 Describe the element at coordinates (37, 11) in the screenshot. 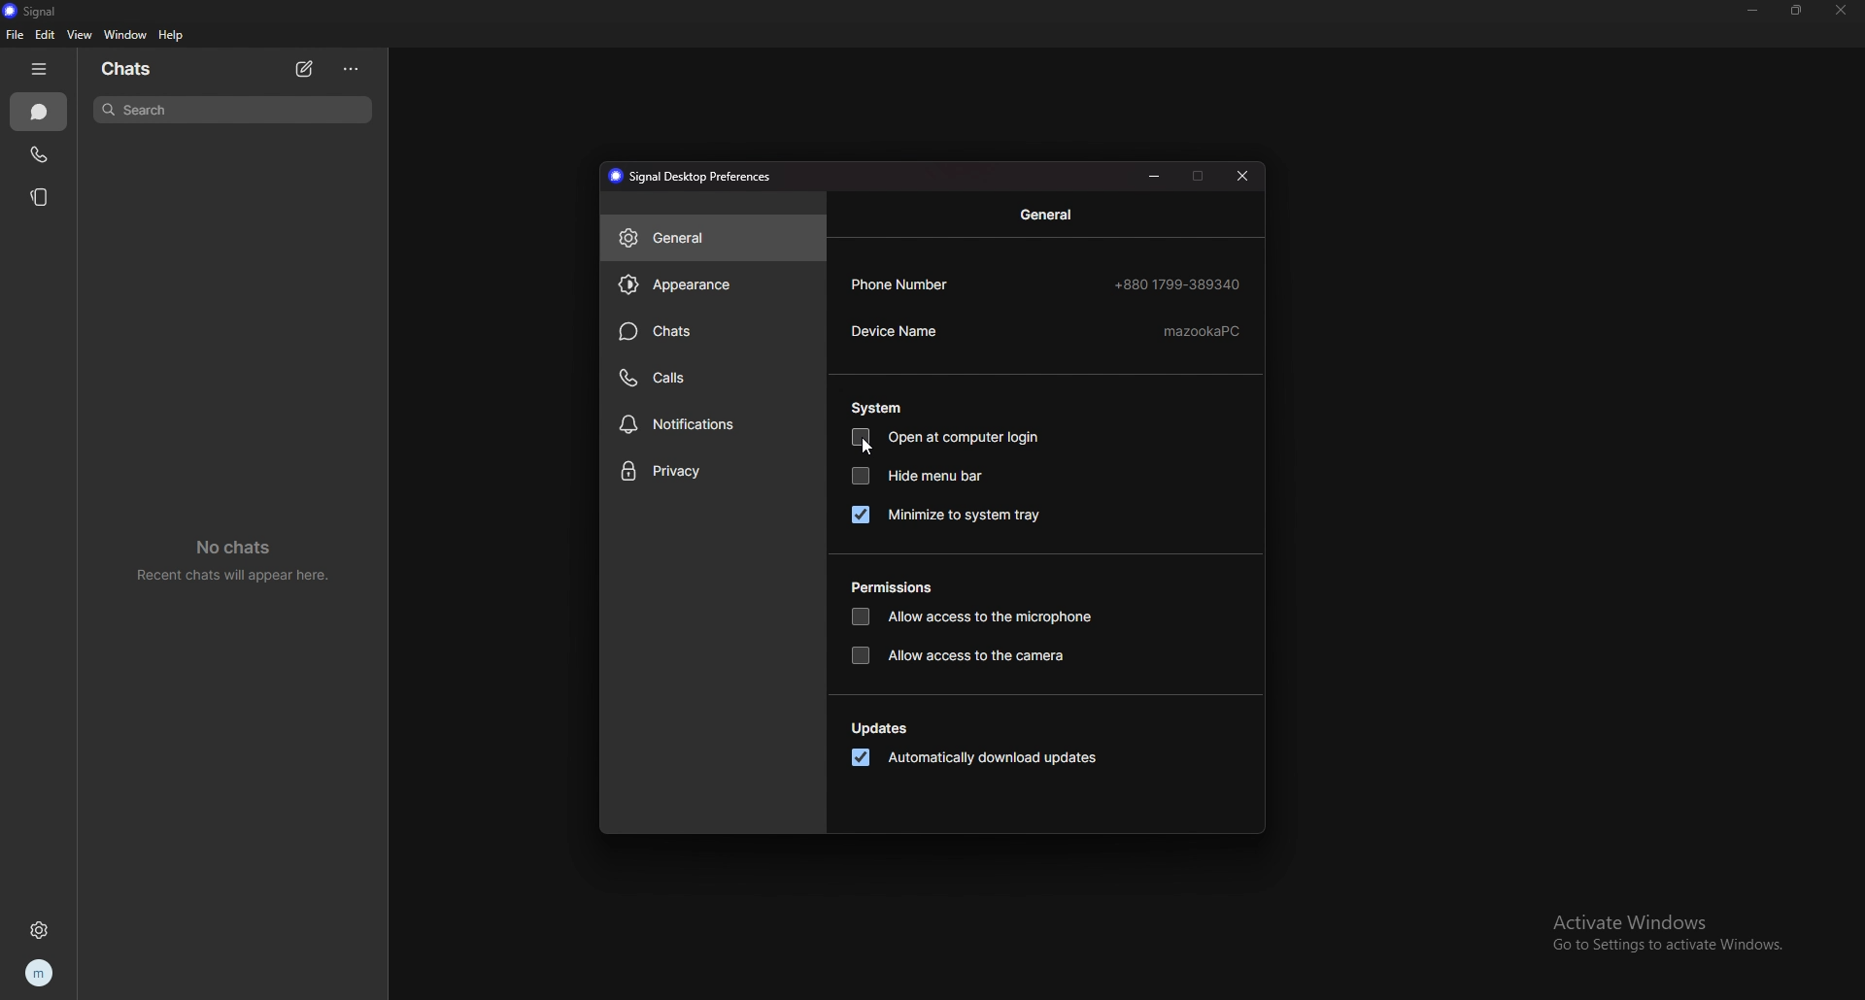

I see `signal` at that location.